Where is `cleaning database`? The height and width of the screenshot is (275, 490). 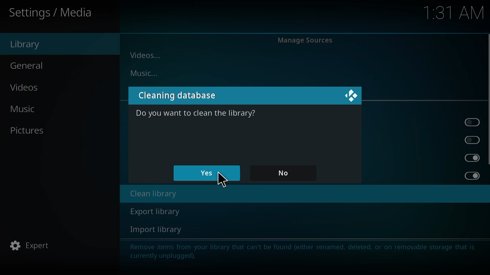
cleaning database is located at coordinates (182, 95).